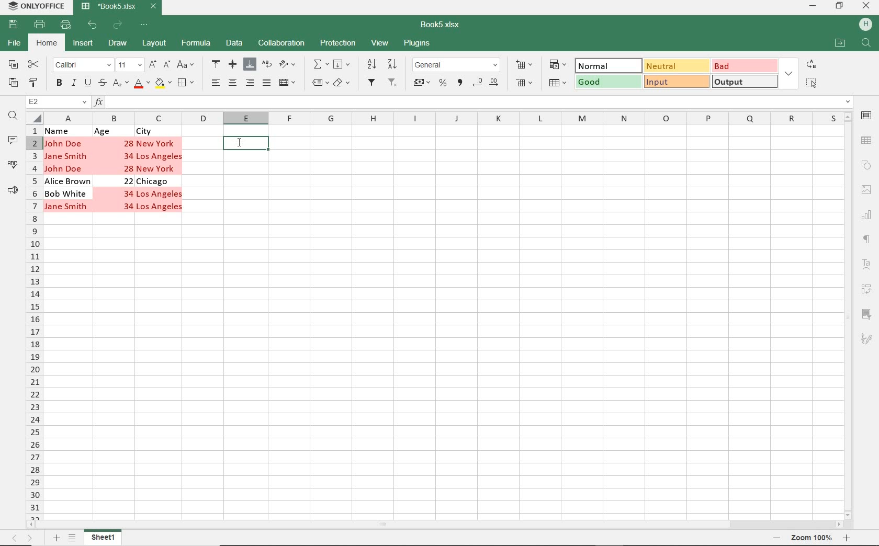 The height and width of the screenshot is (546, 879). What do you see at coordinates (290, 65) in the screenshot?
I see `ORIENTATION` at bounding box center [290, 65].